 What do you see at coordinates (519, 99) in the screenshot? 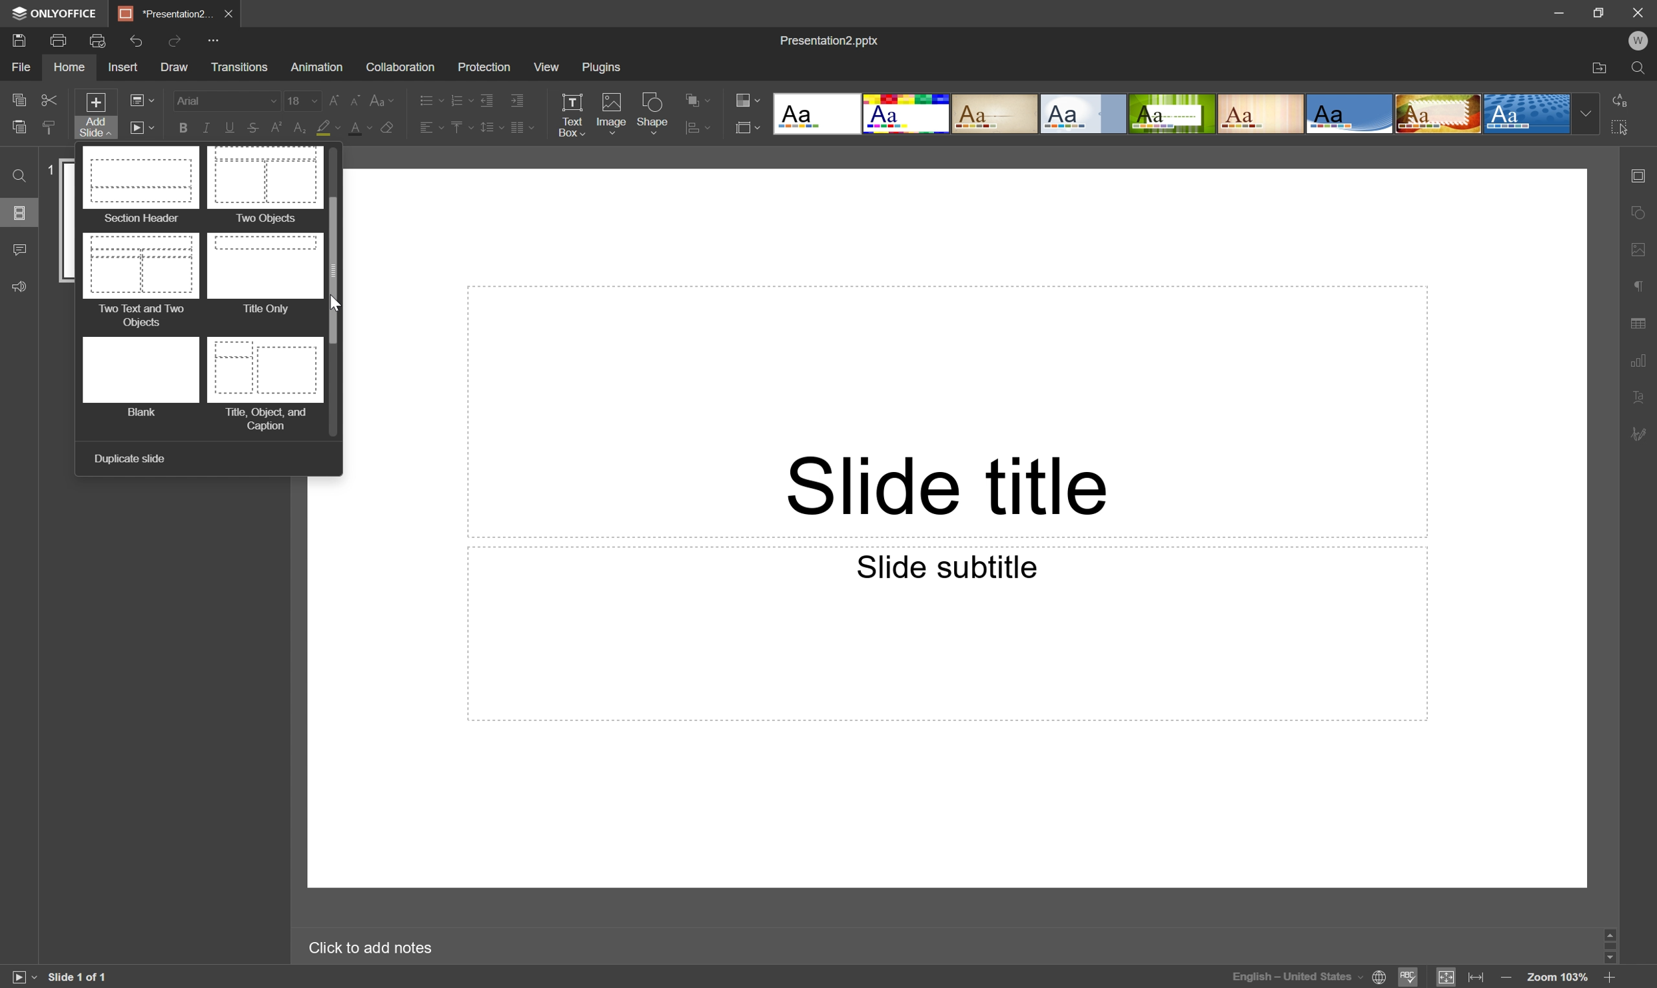
I see `Increase indent` at bounding box center [519, 99].